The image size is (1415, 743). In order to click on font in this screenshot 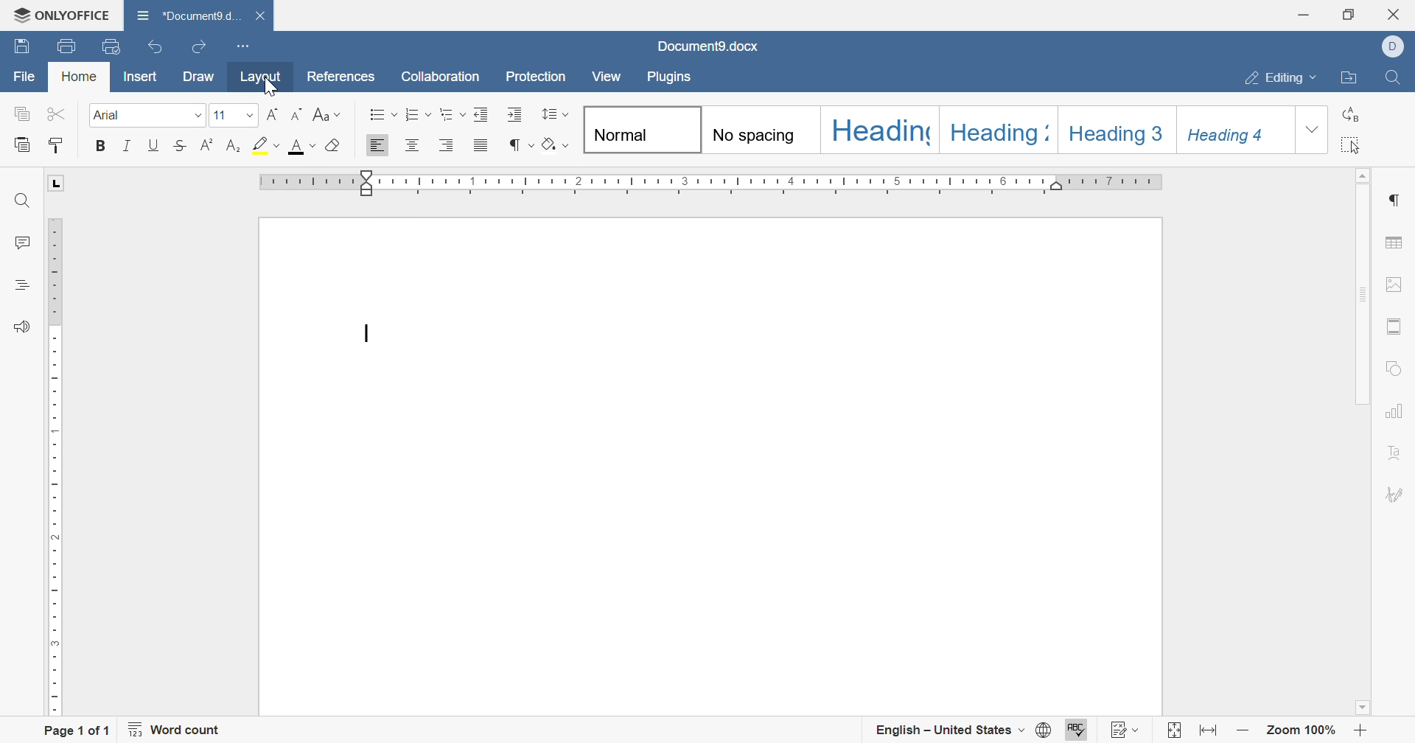, I will do `click(146, 114)`.